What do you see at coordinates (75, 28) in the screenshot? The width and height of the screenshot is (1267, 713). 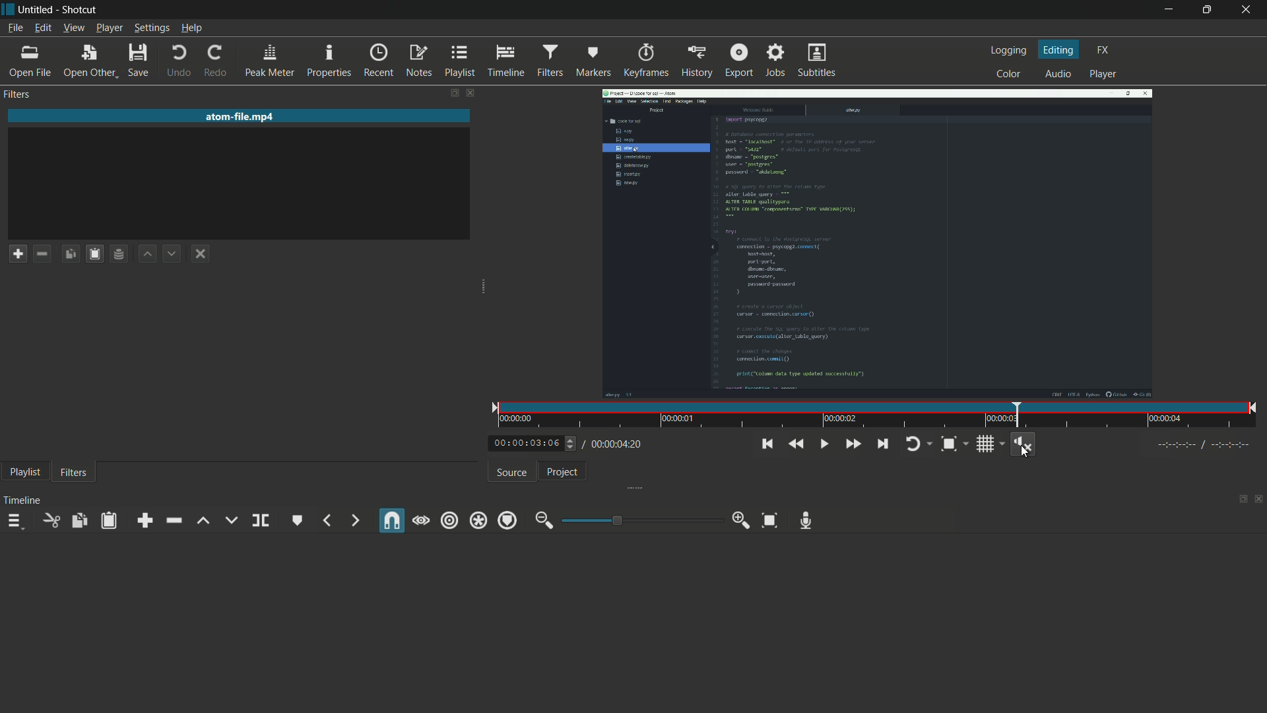 I see `view menu` at bounding box center [75, 28].